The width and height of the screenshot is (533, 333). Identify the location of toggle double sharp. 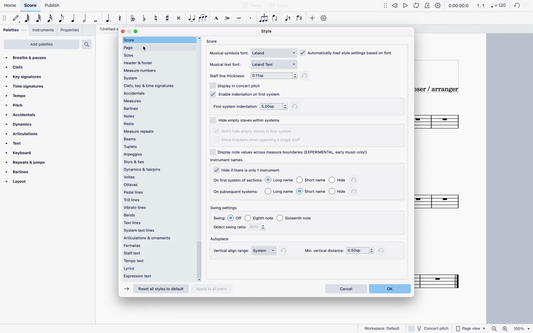
(179, 19).